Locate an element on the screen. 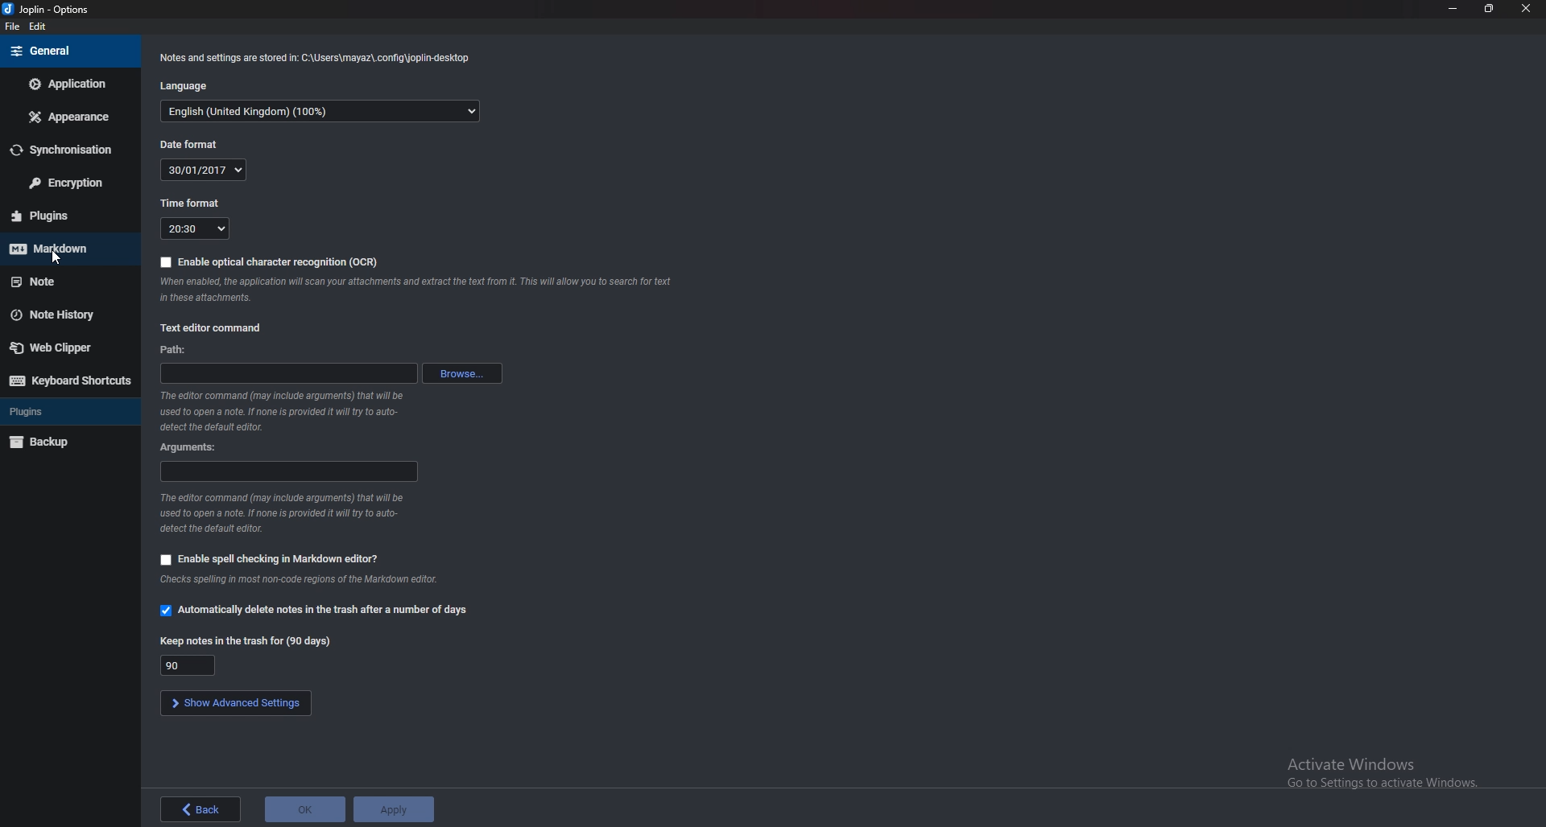  plugins is located at coordinates (67, 413).